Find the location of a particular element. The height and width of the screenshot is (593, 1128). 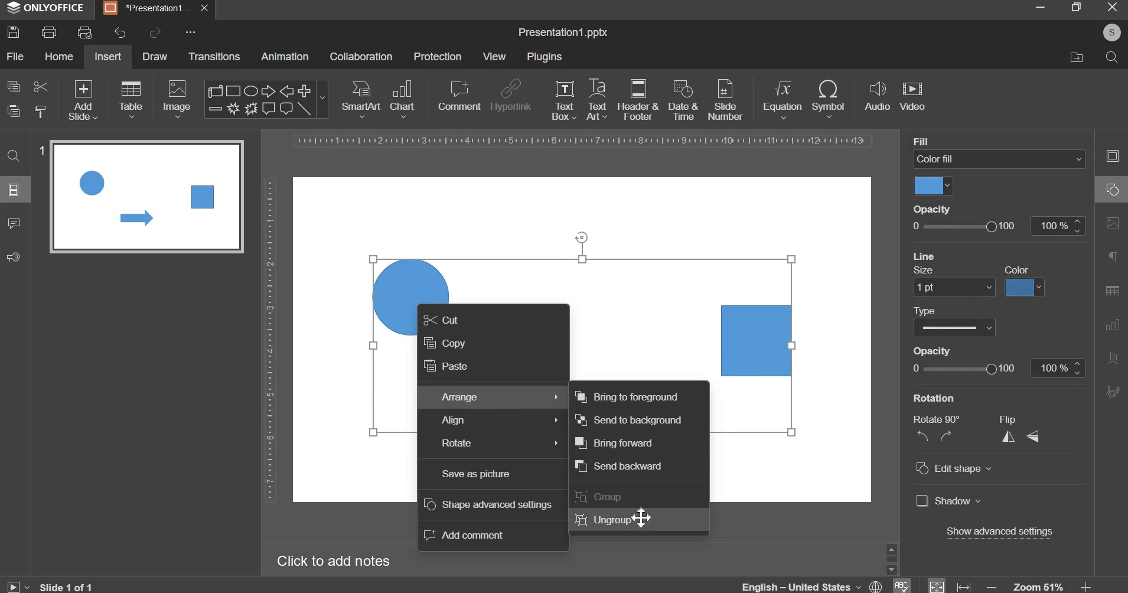

user profile is located at coordinates (1111, 32).